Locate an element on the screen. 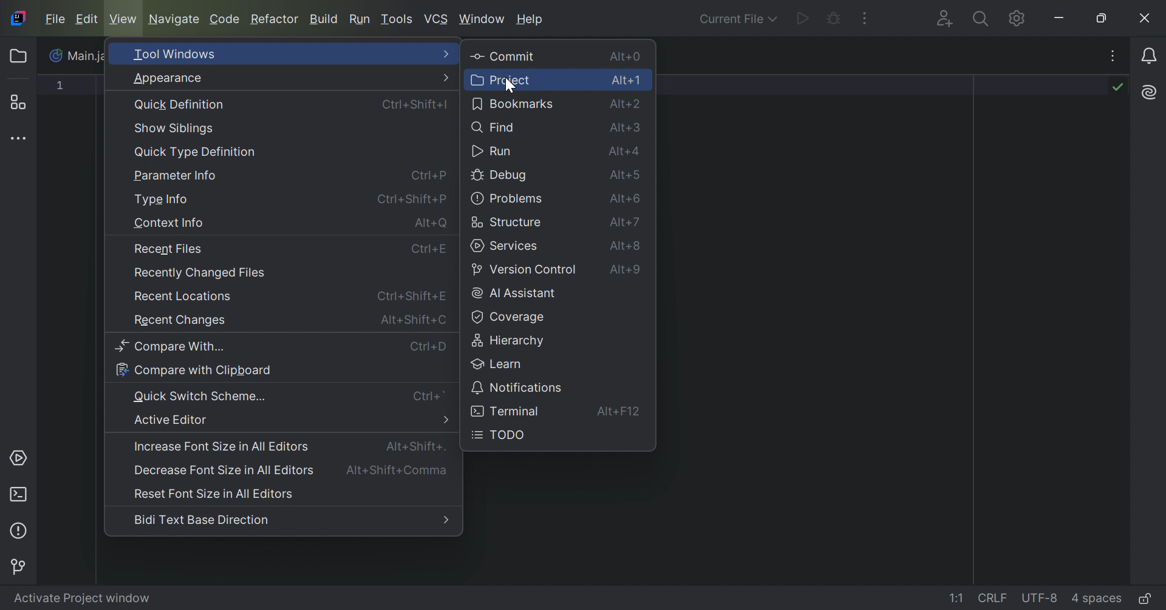 Image resolution: width=1166 pixels, height=610 pixels. Alt+1 is located at coordinates (627, 81).